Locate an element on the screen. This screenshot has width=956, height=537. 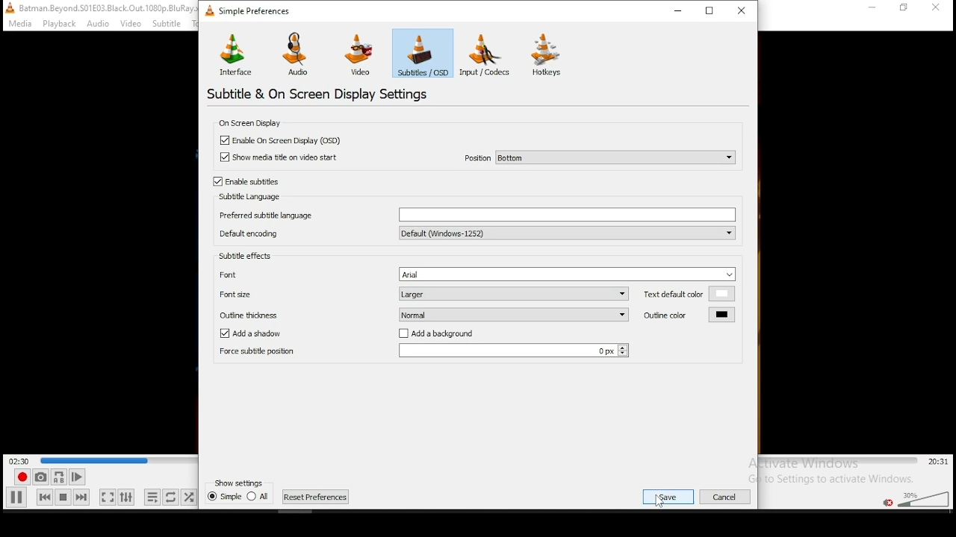
cancel is located at coordinates (726, 497).